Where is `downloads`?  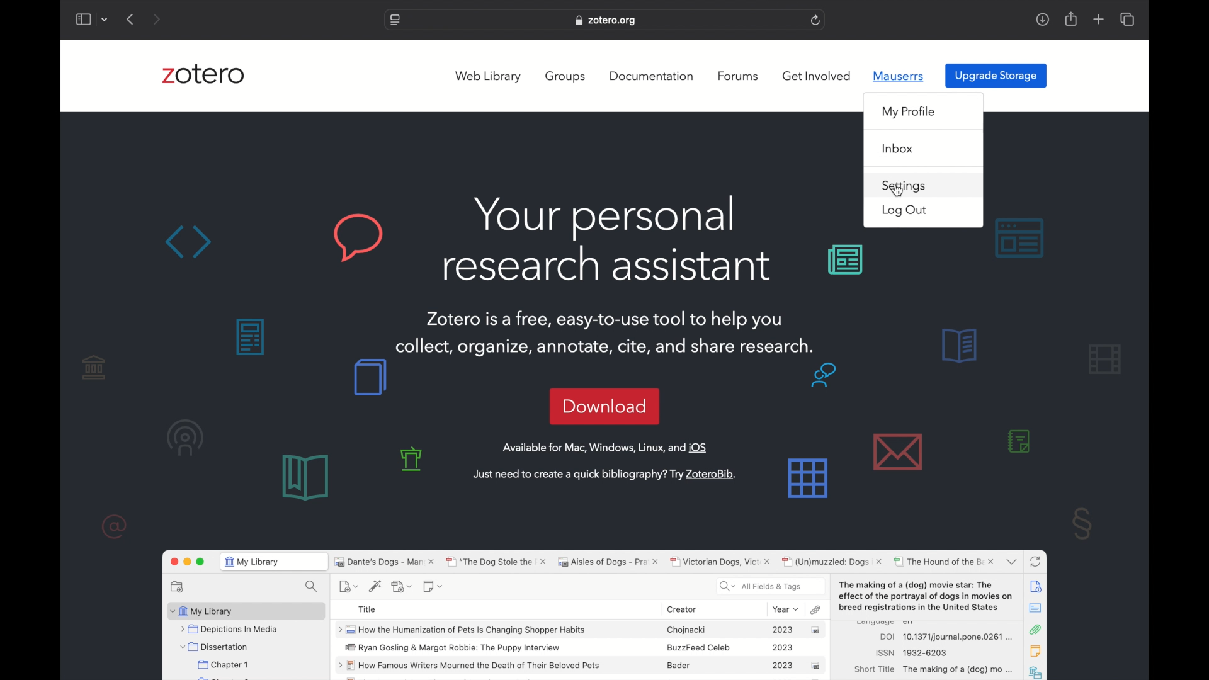
downloads is located at coordinates (1042, 19).